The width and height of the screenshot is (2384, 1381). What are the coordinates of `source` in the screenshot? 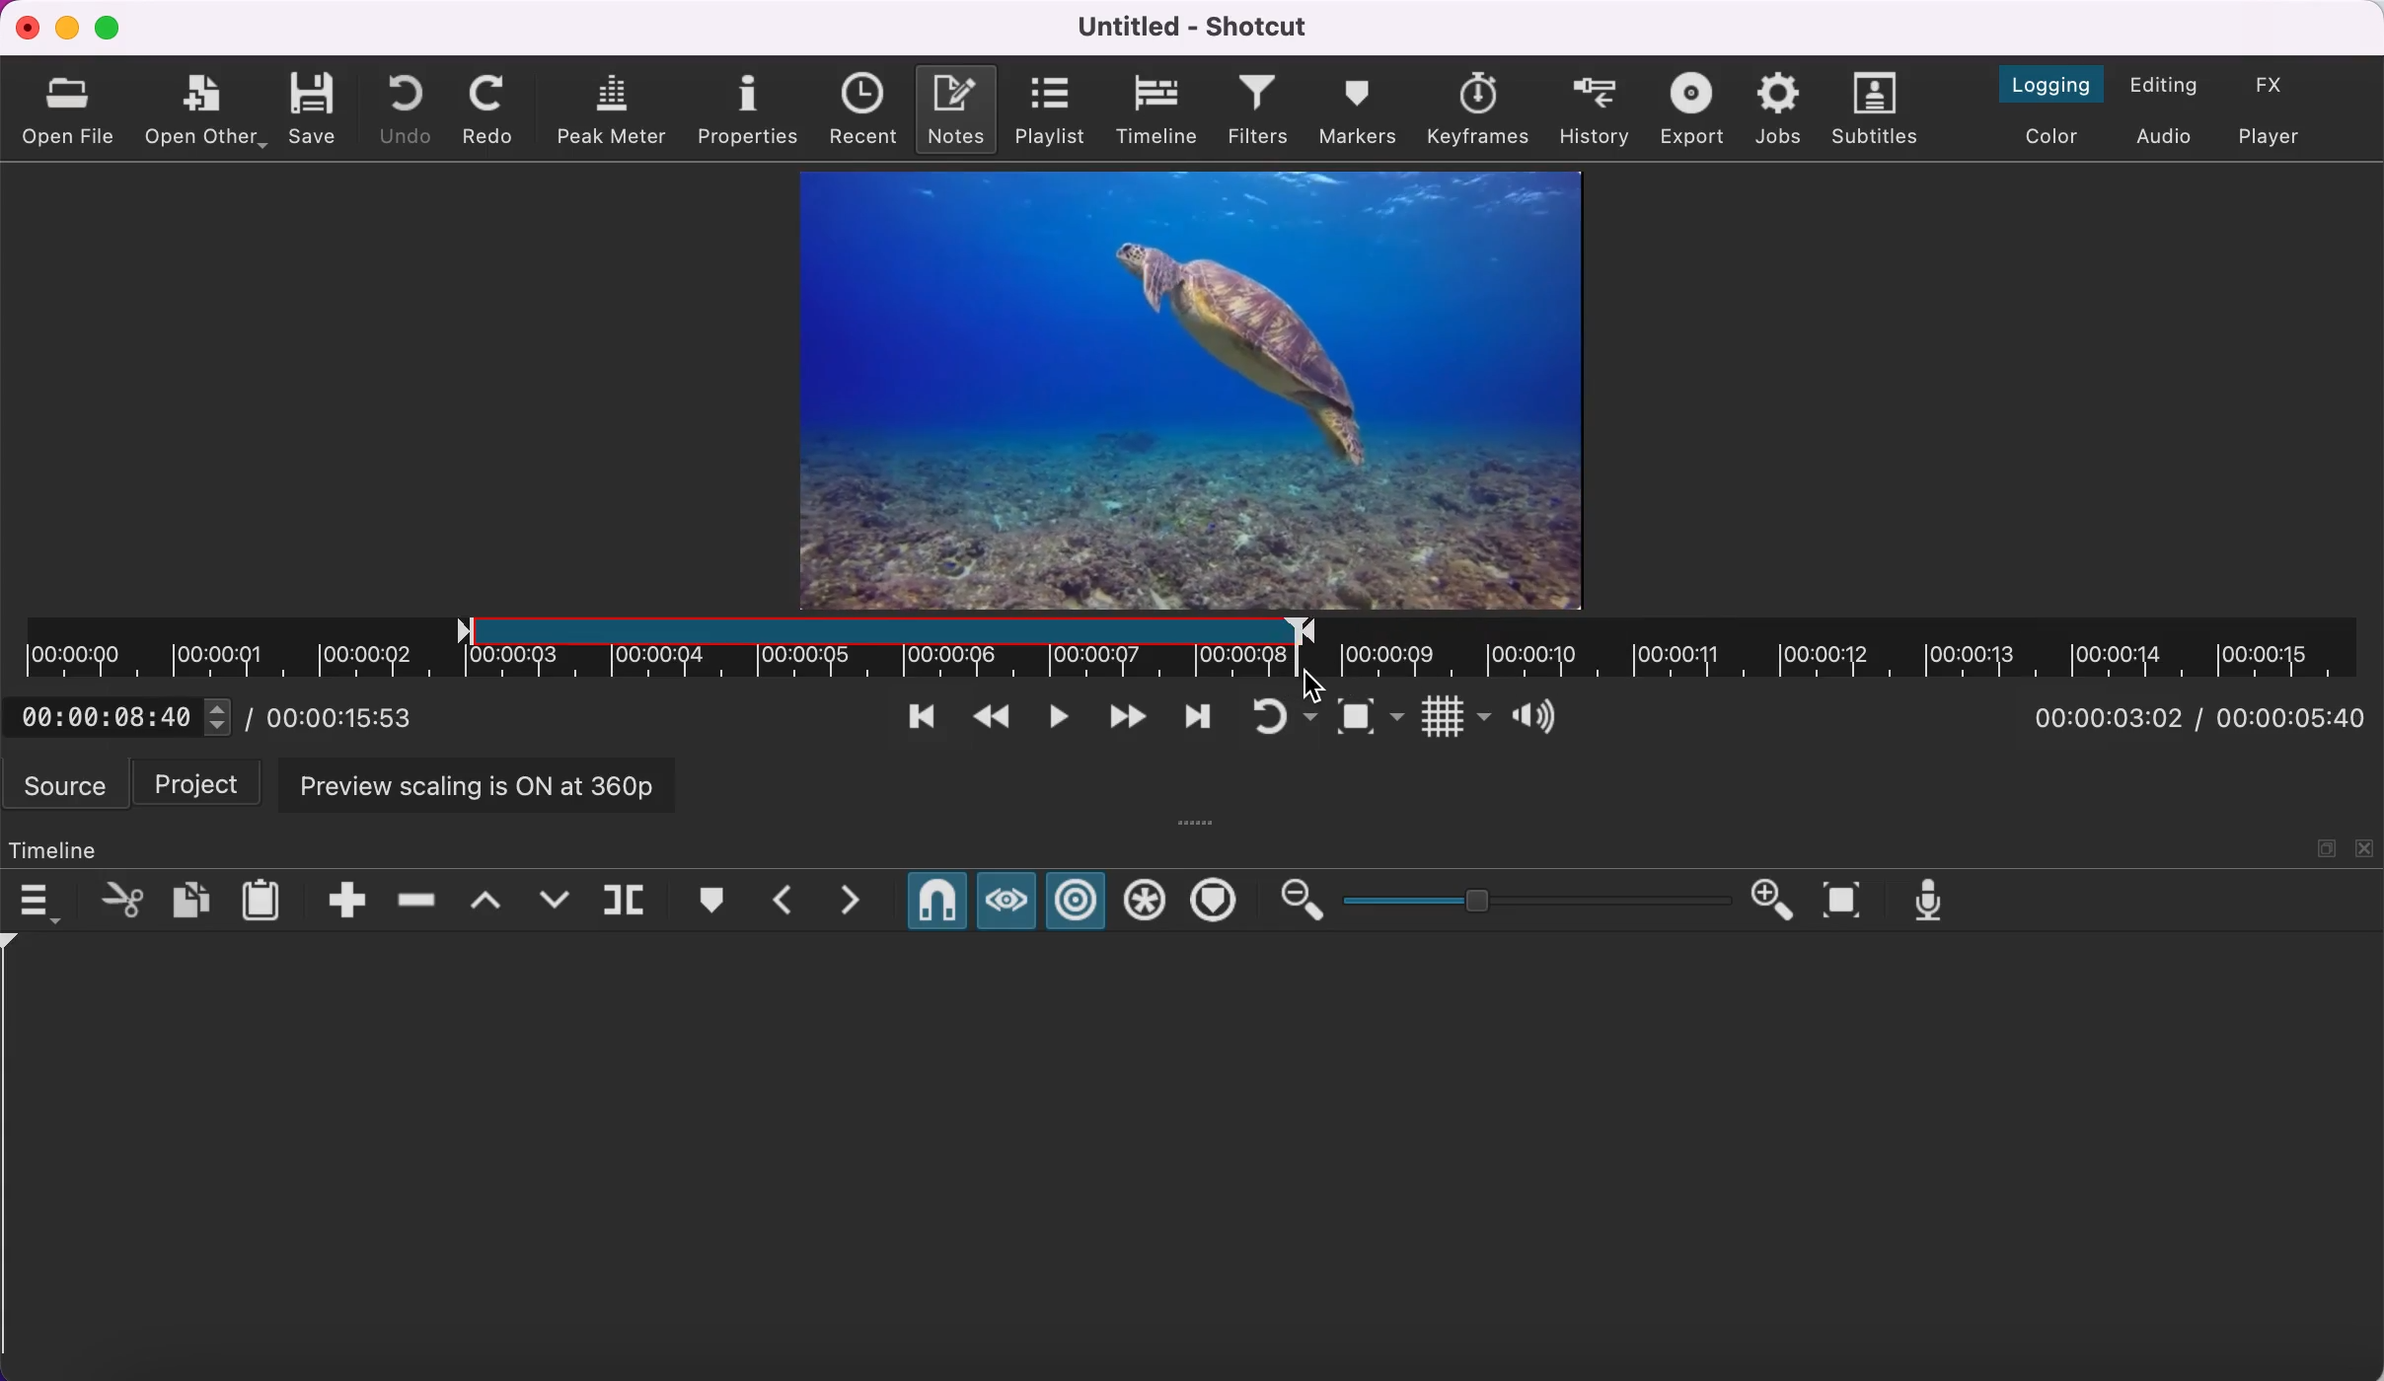 It's located at (64, 785).